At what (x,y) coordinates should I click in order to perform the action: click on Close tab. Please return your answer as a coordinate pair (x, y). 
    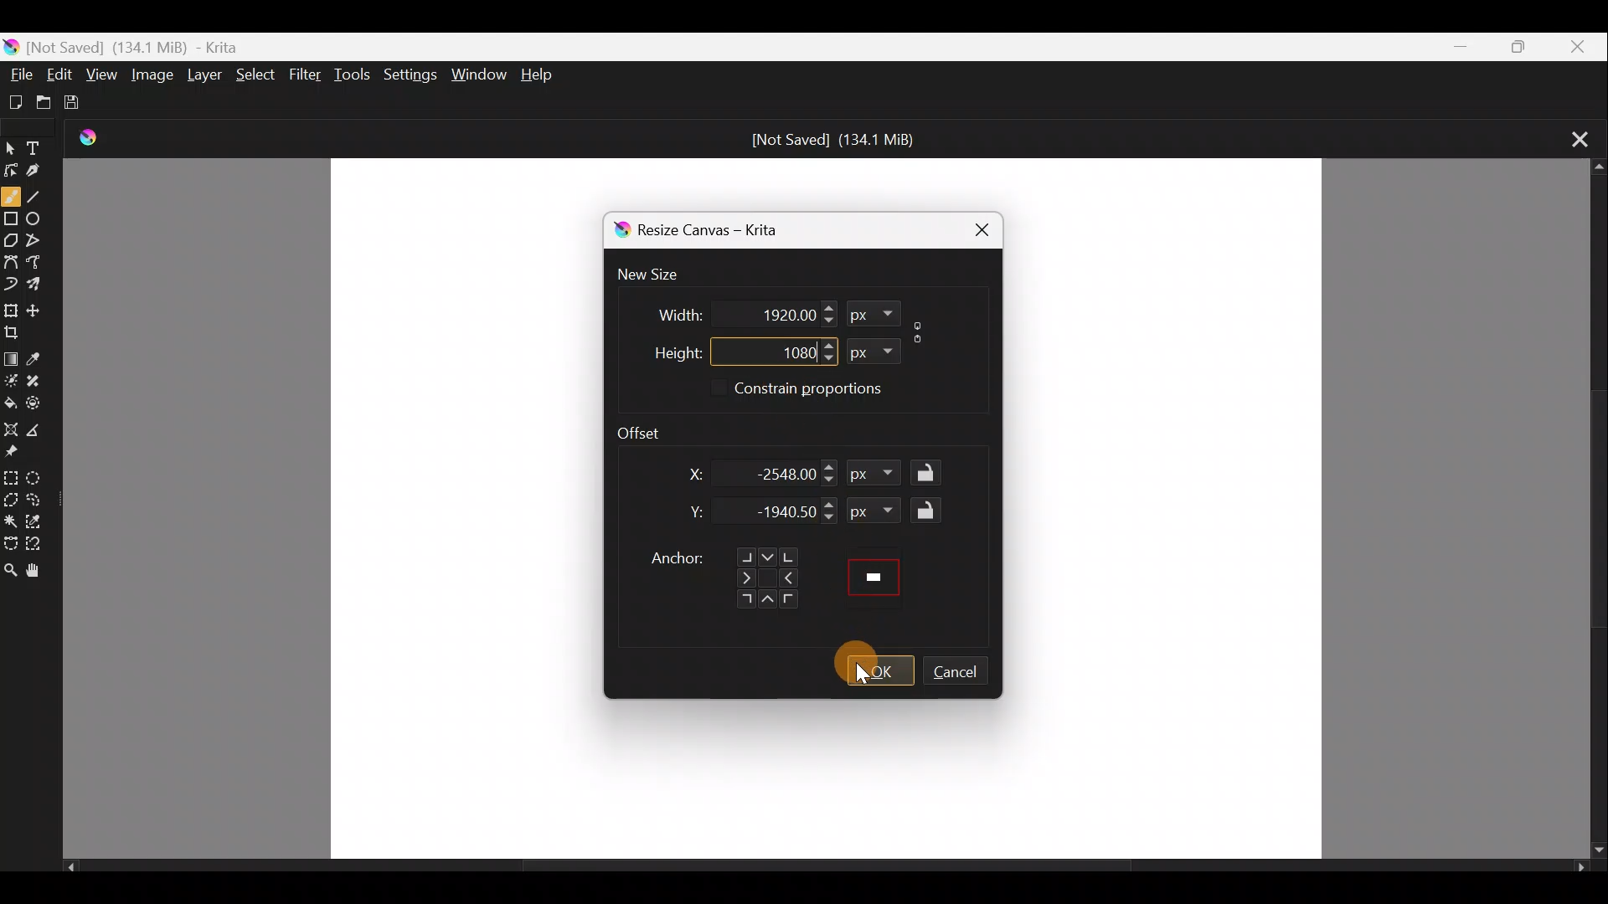
    Looking at the image, I should click on (1573, 137).